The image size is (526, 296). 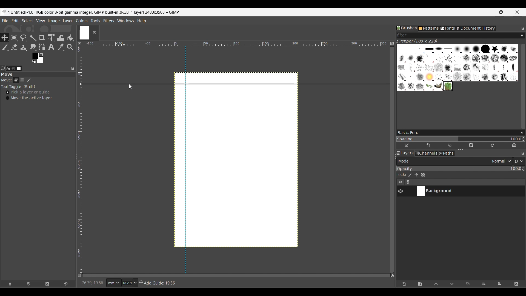 What do you see at coordinates (16, 81) in the screenshot?
I see `Layer` at bounding box center [16, 81].